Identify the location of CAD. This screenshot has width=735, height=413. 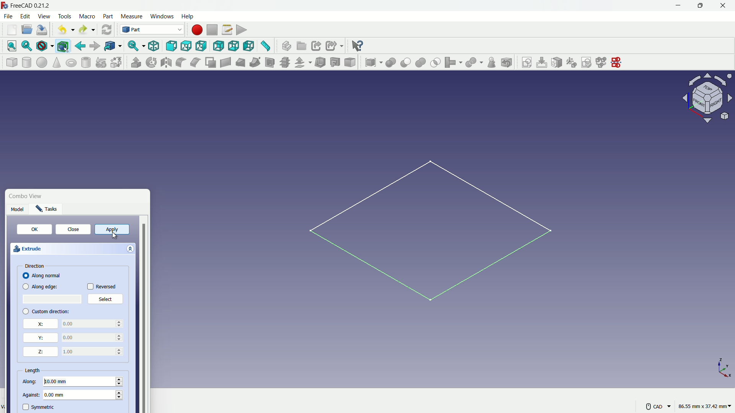
(658, 406).